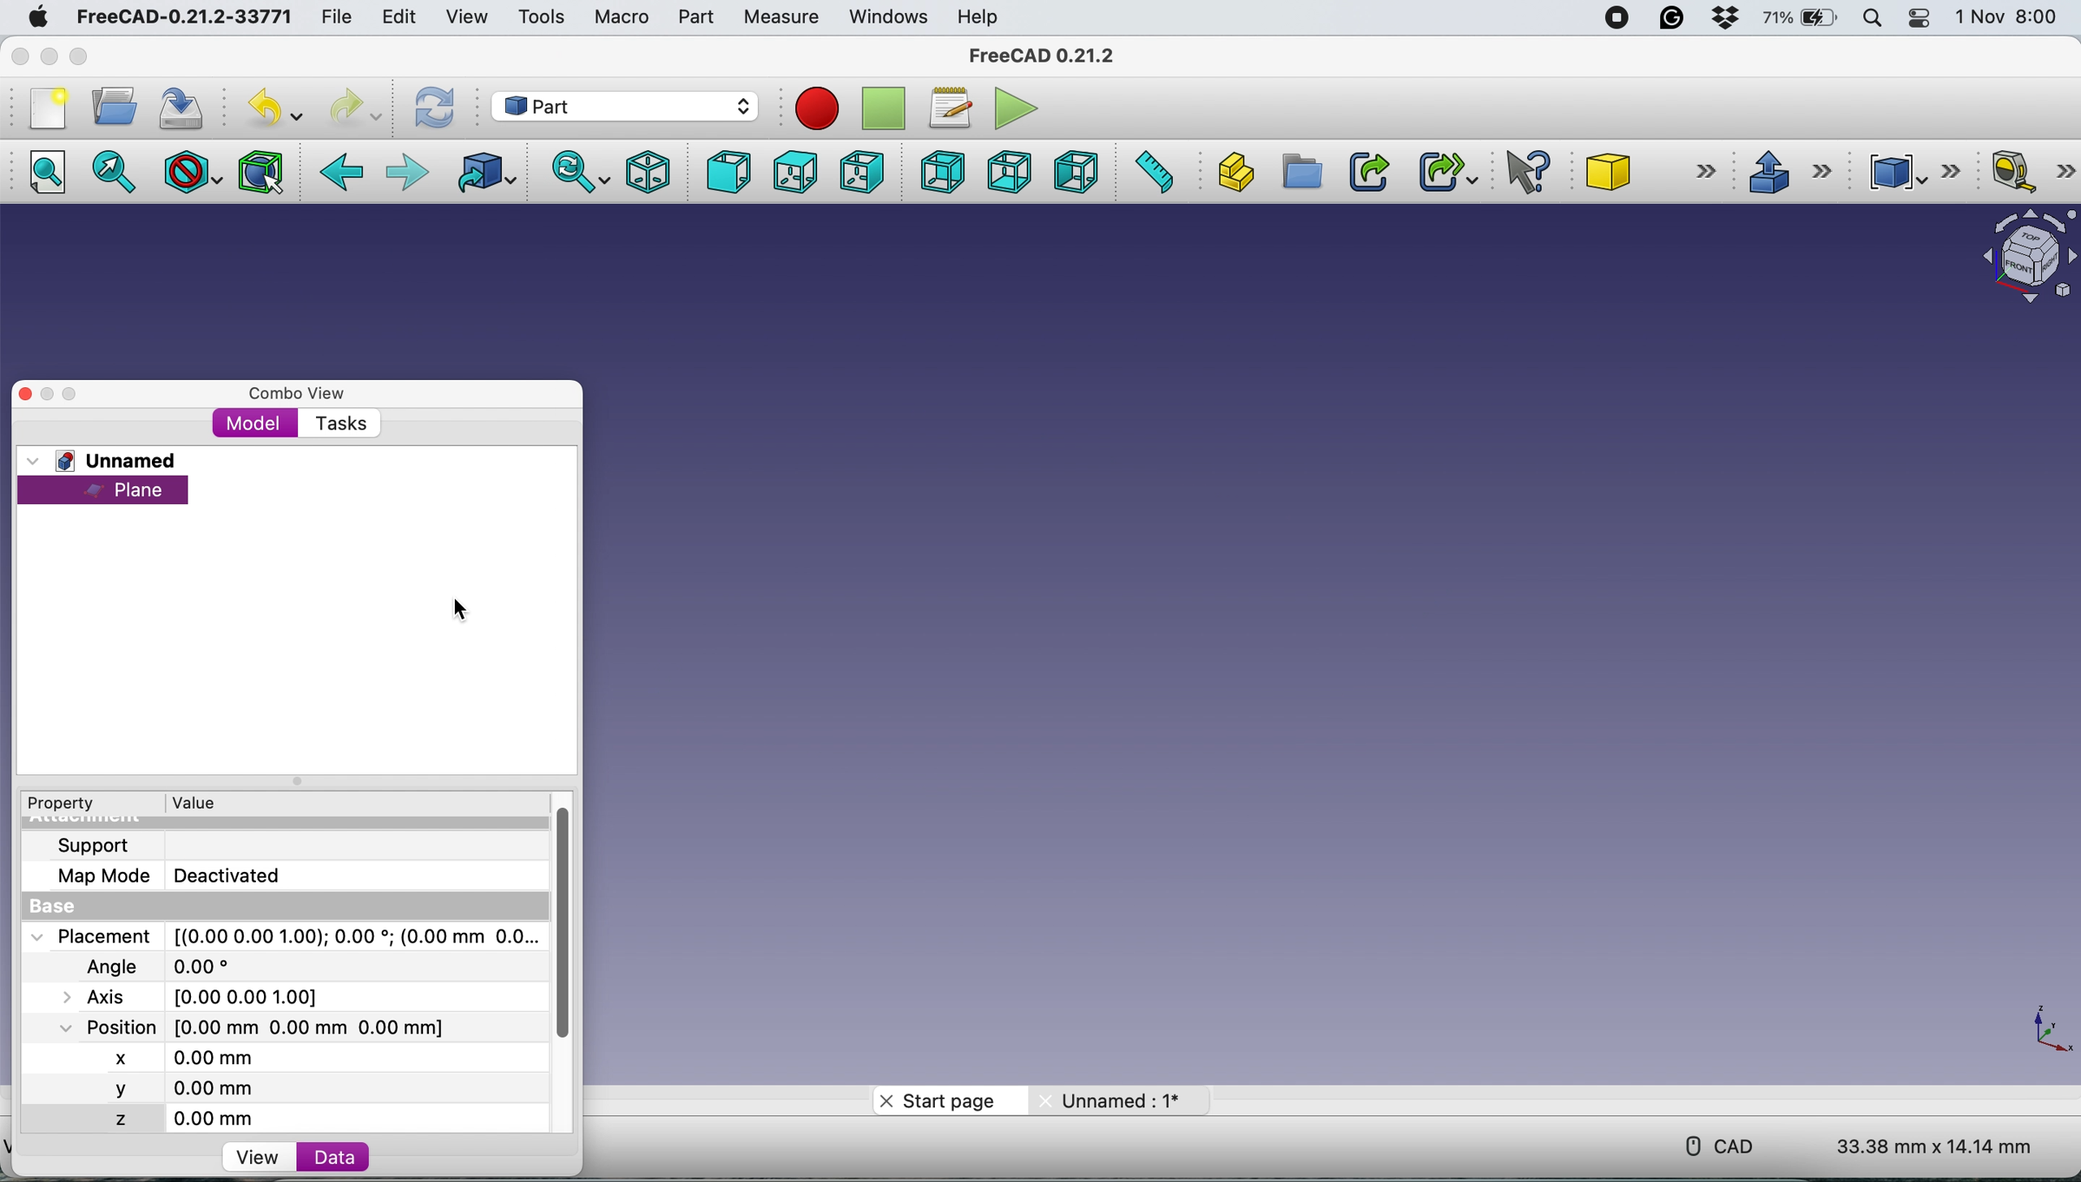 This screenshot has height=1182, width=2081. Describe the element at coordinates (75, 388) in the screenshot. I see `maximise` at that location.